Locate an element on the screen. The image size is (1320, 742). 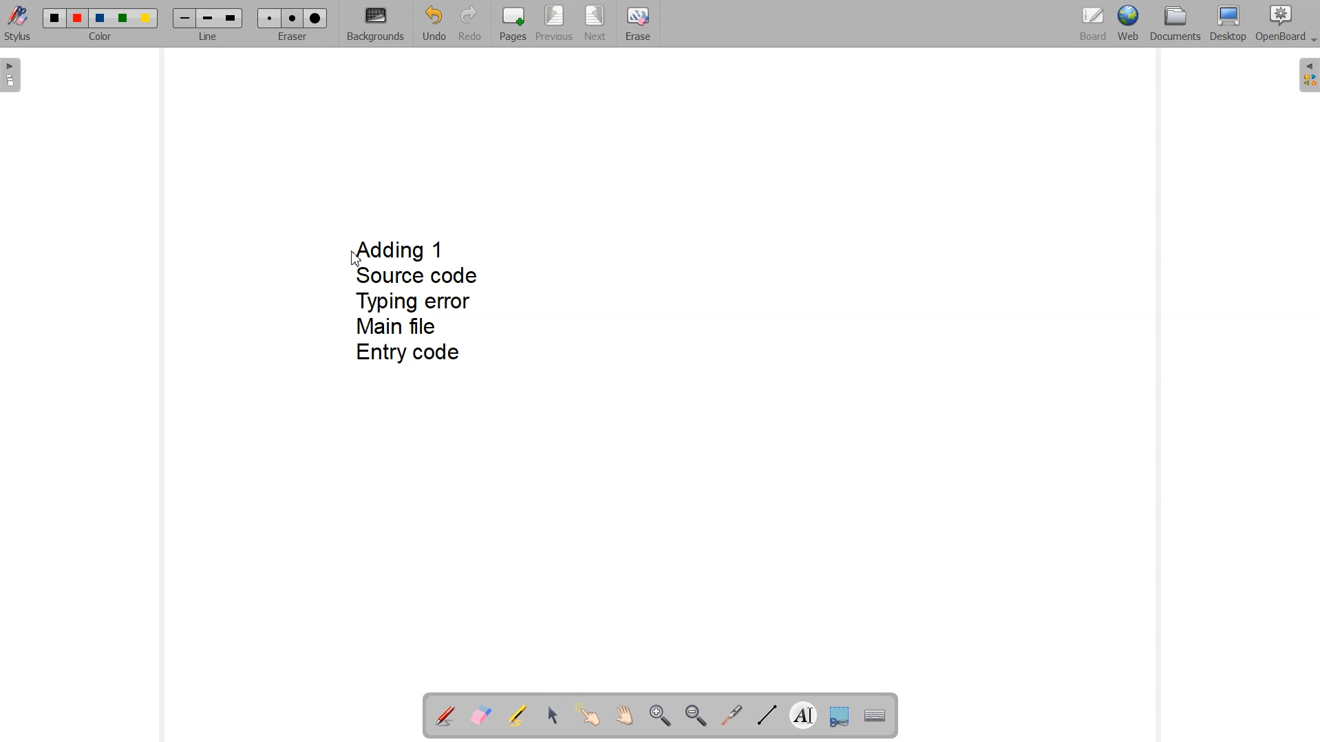
Erase is located at coordinates (638, 22).